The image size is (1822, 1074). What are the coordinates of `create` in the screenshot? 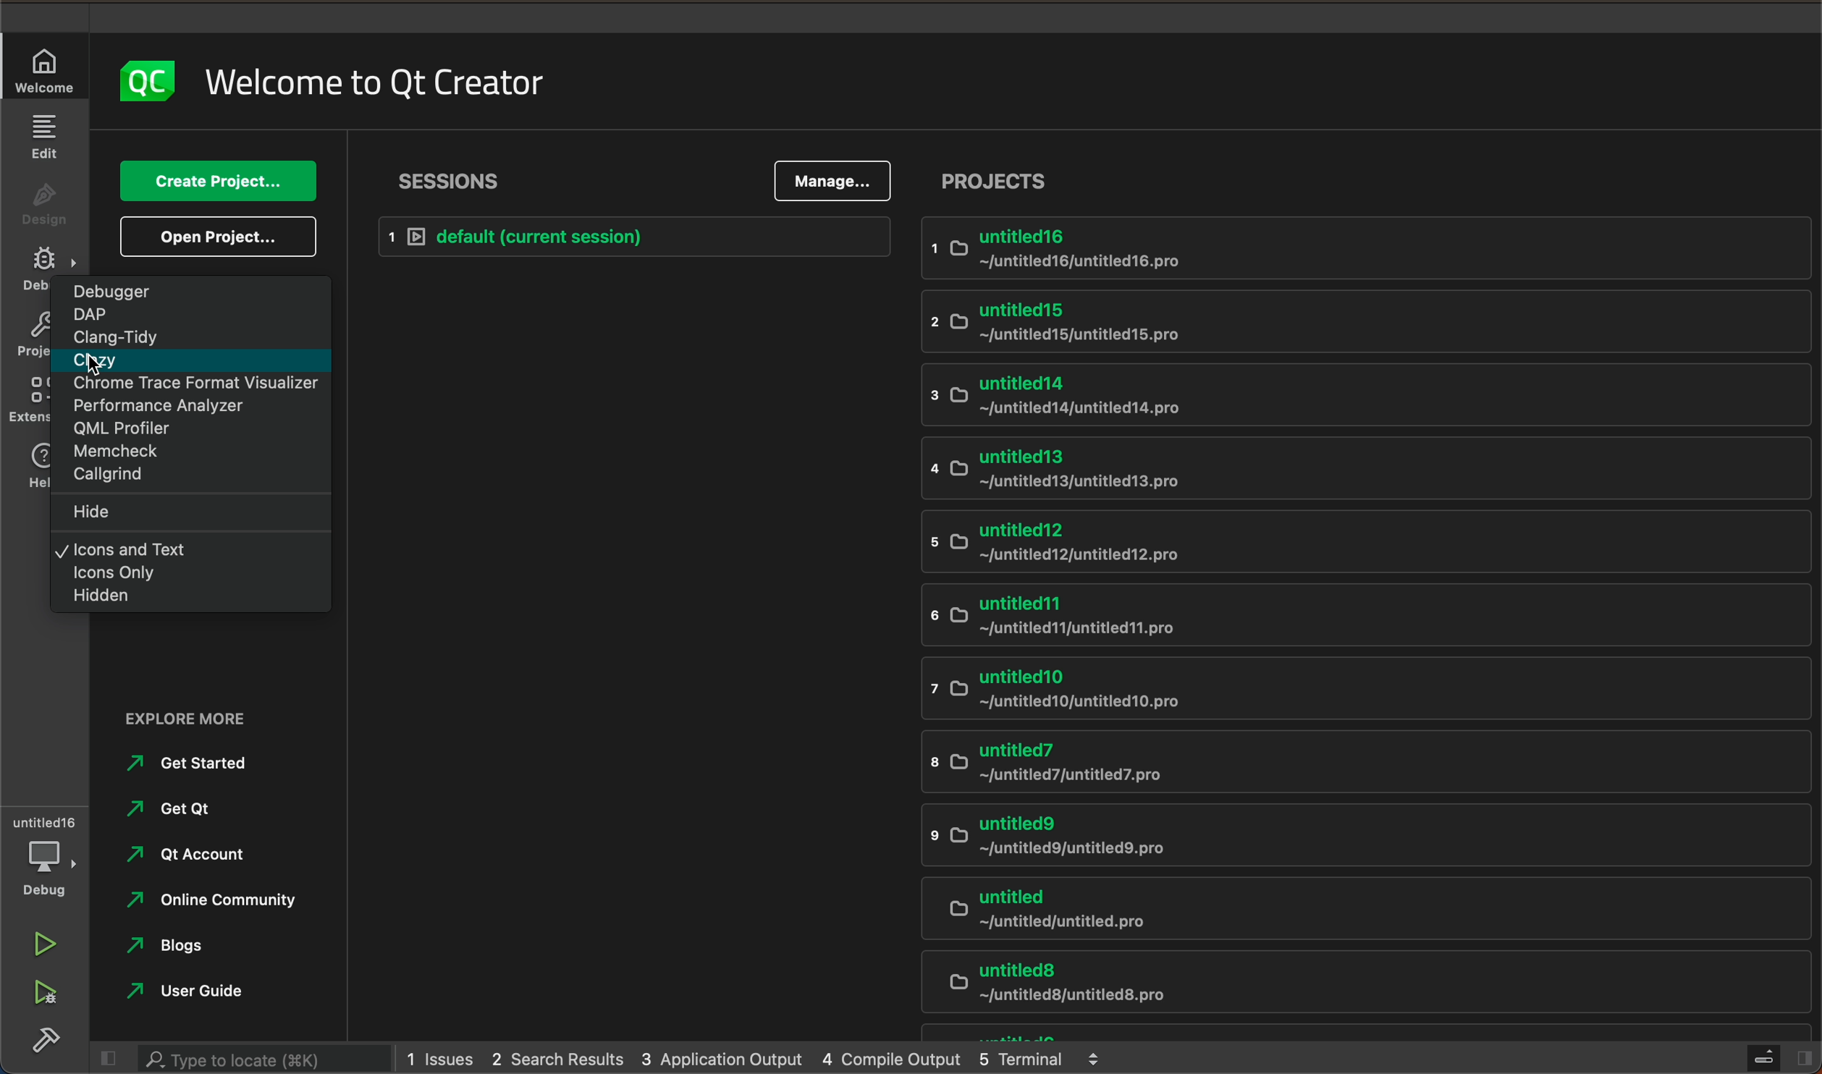 It's located at (219, 182).